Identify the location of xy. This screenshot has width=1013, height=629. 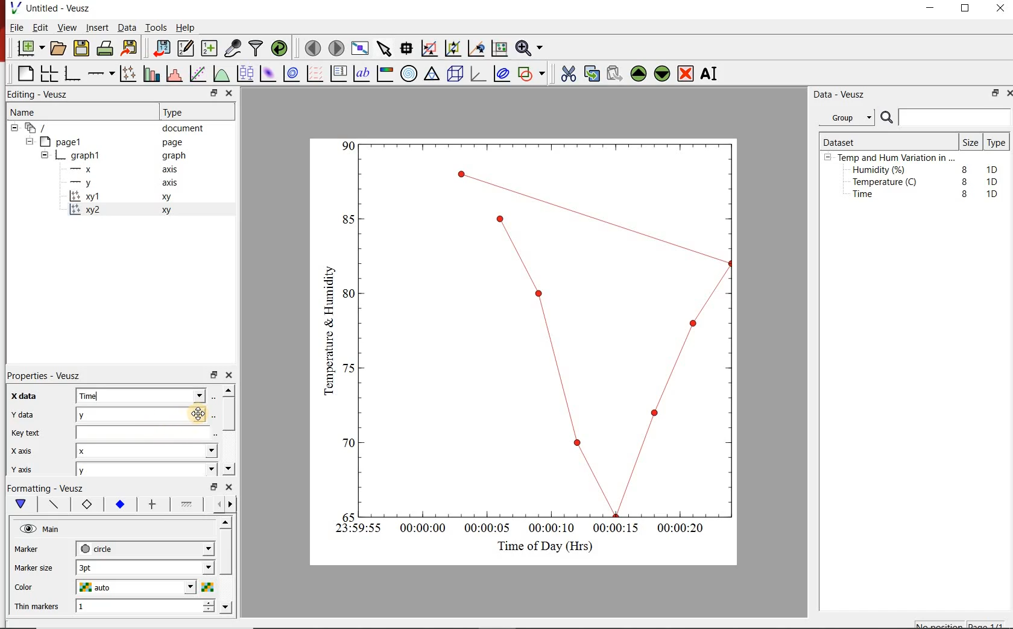
(169, 210).